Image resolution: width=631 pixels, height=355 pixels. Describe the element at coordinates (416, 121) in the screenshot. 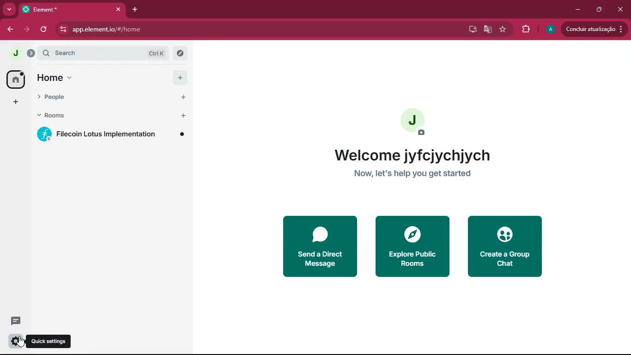

I see `profile picture` at that location.